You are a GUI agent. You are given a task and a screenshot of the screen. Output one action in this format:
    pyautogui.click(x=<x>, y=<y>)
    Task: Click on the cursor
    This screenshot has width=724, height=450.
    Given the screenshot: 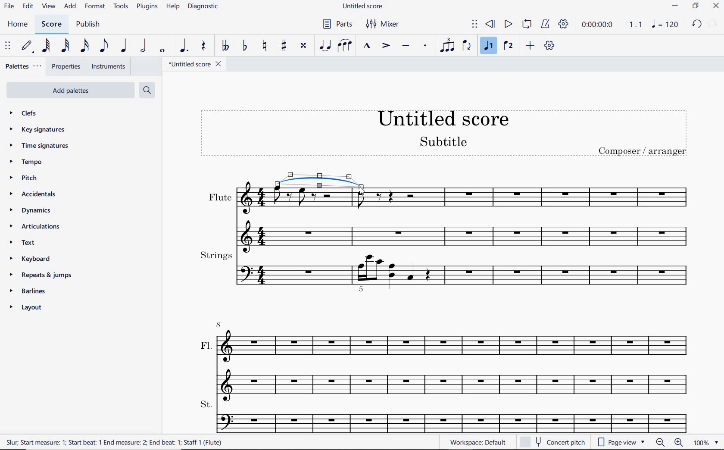 What is the action you would take?
    pyautogui.click(x=362, y=191)
    